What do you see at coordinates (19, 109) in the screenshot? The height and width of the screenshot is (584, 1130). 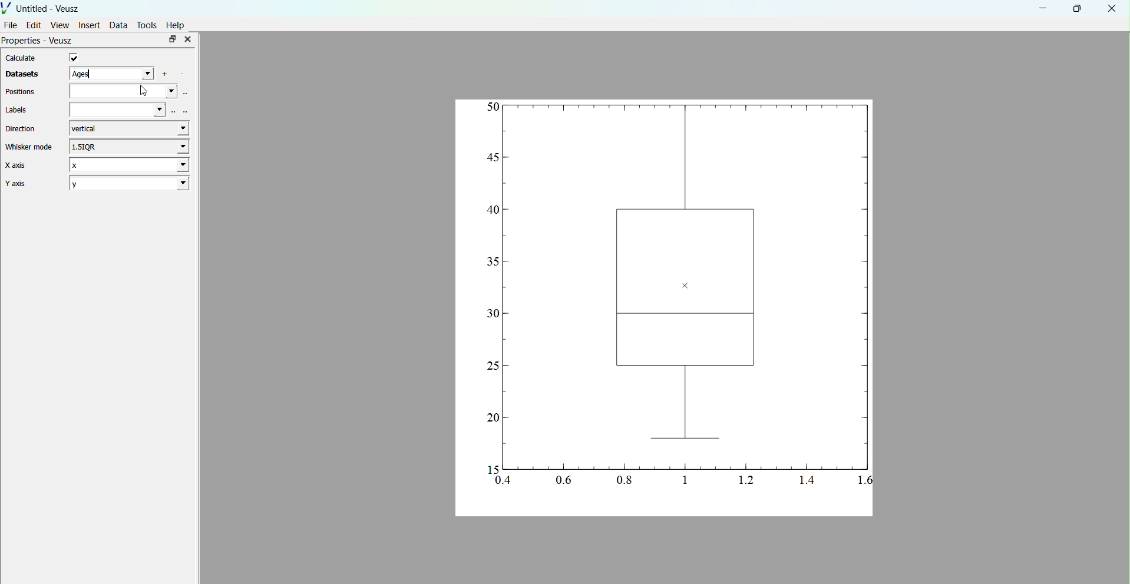 I see `Labels` at bounding box center [19, 109].